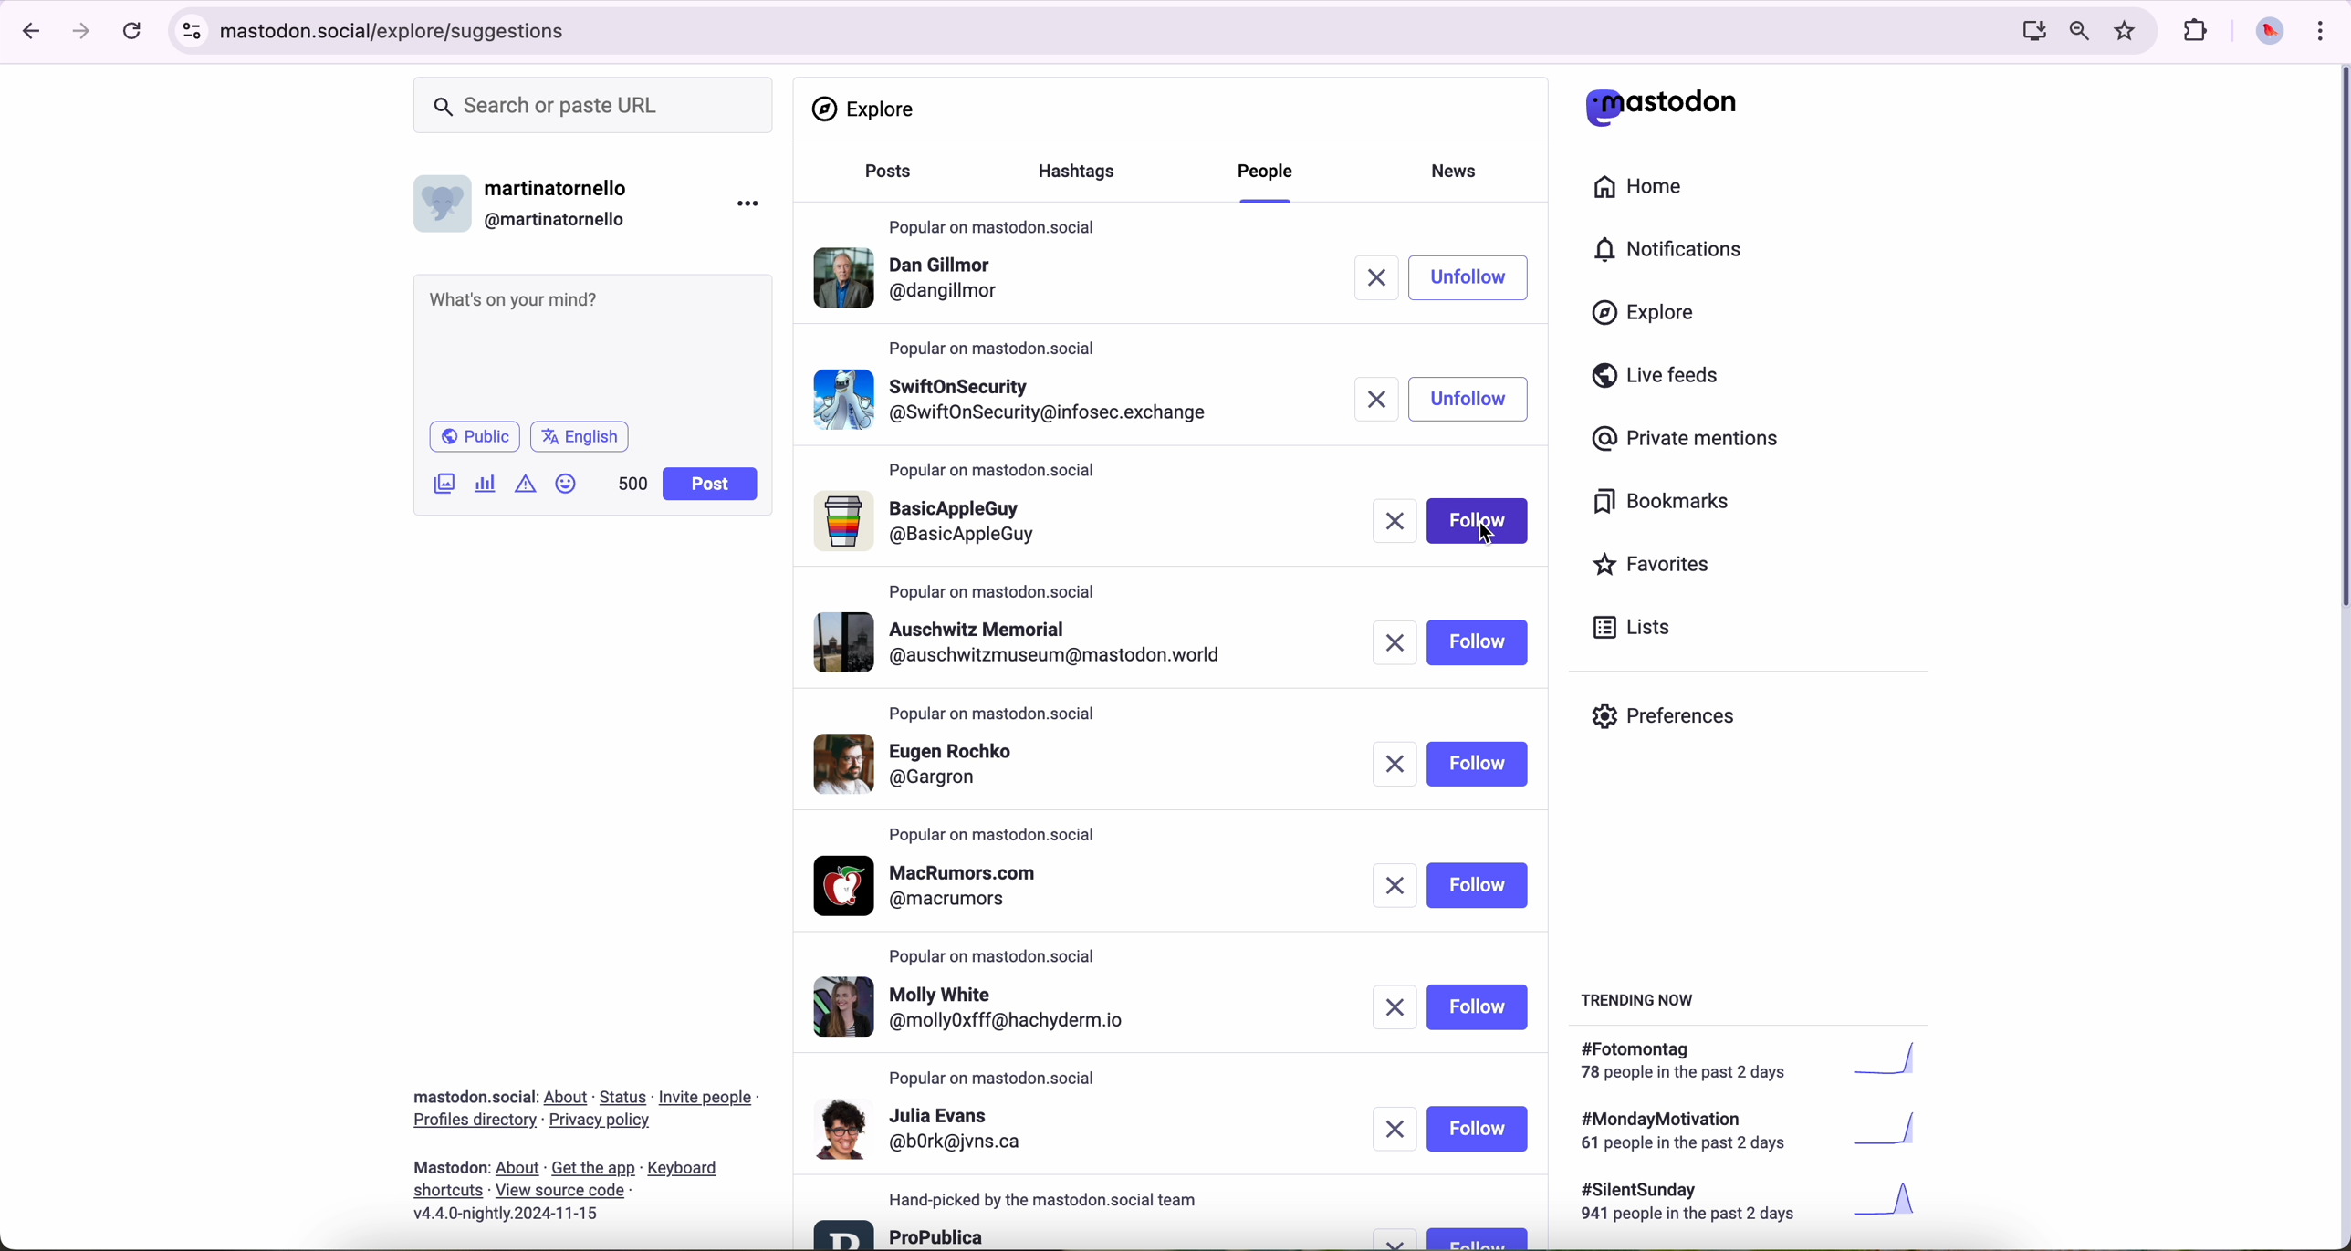  I want to click on follow button, so click(1478, 885).